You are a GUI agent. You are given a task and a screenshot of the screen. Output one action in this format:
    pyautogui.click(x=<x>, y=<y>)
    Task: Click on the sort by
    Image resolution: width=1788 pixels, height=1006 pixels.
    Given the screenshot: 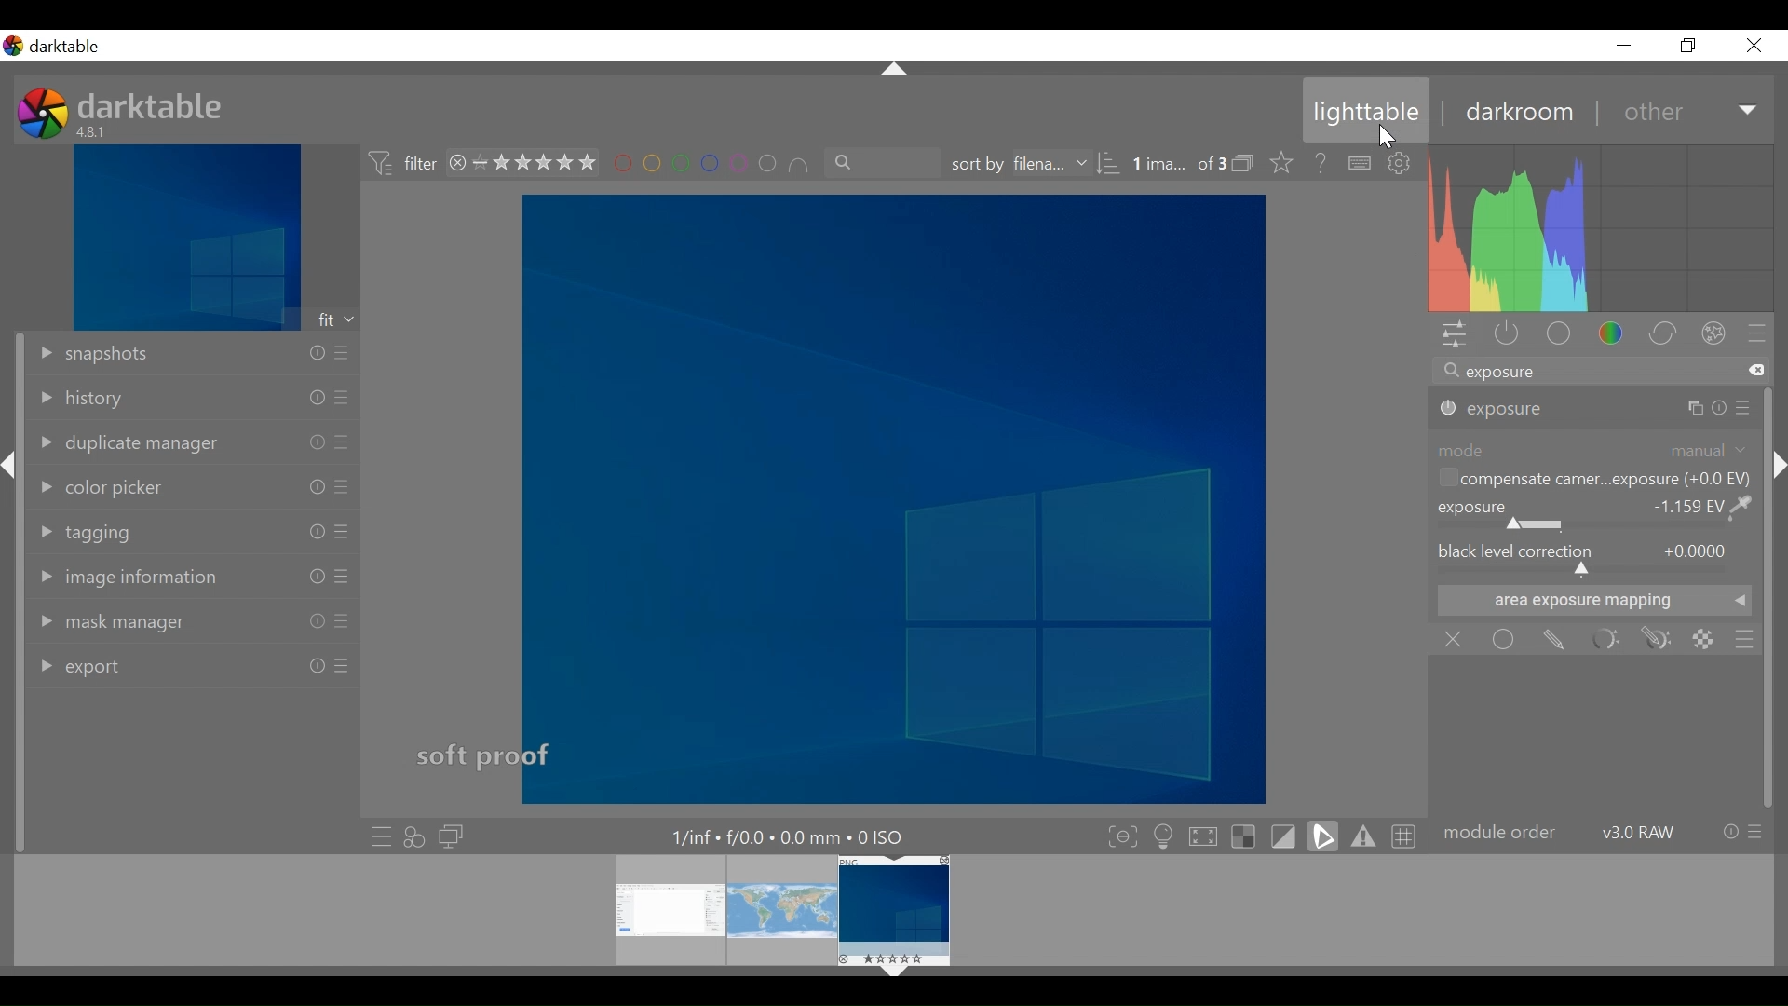 What is the action you would take?
    pyautogui.click(x=1020, y=164)
    